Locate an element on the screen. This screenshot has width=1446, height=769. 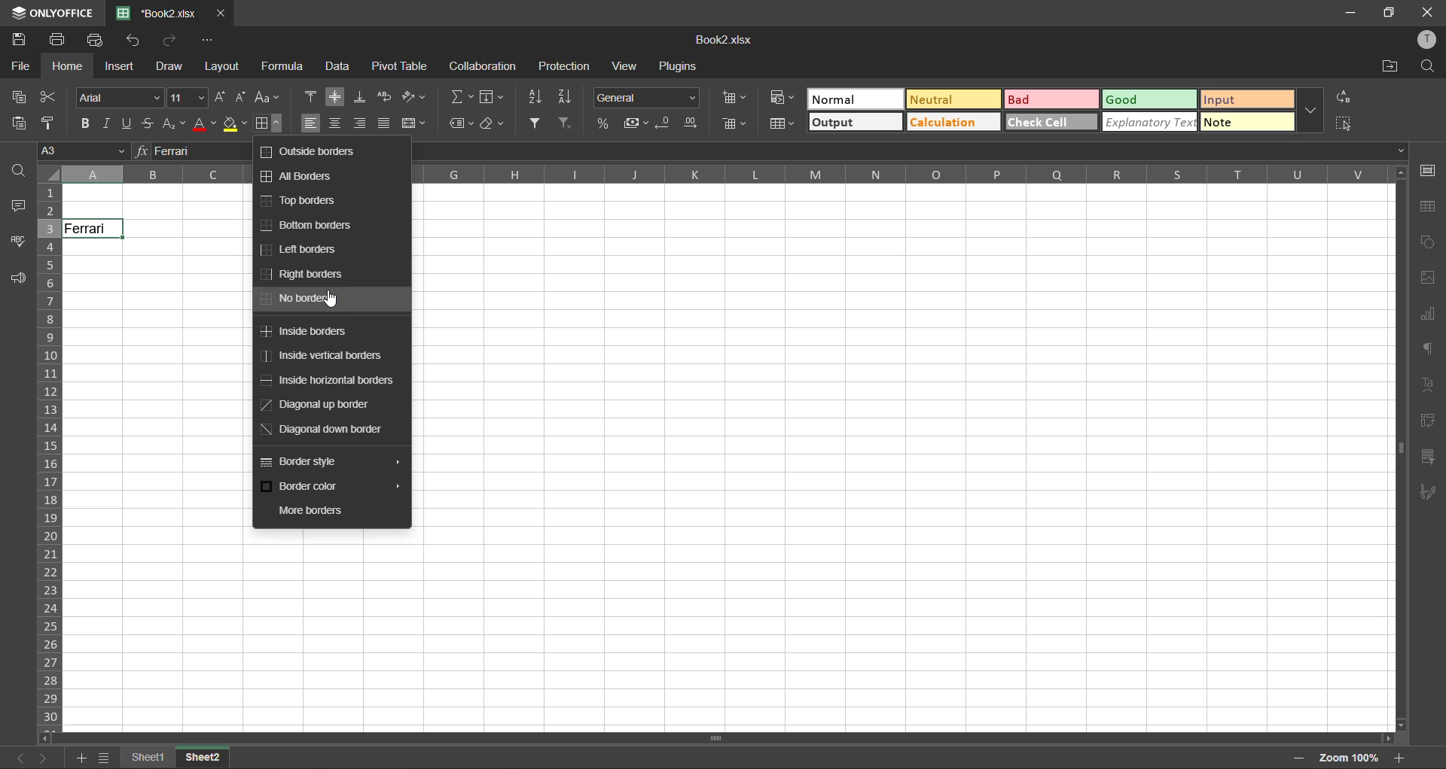
bold is located at coordinates (87, 125).